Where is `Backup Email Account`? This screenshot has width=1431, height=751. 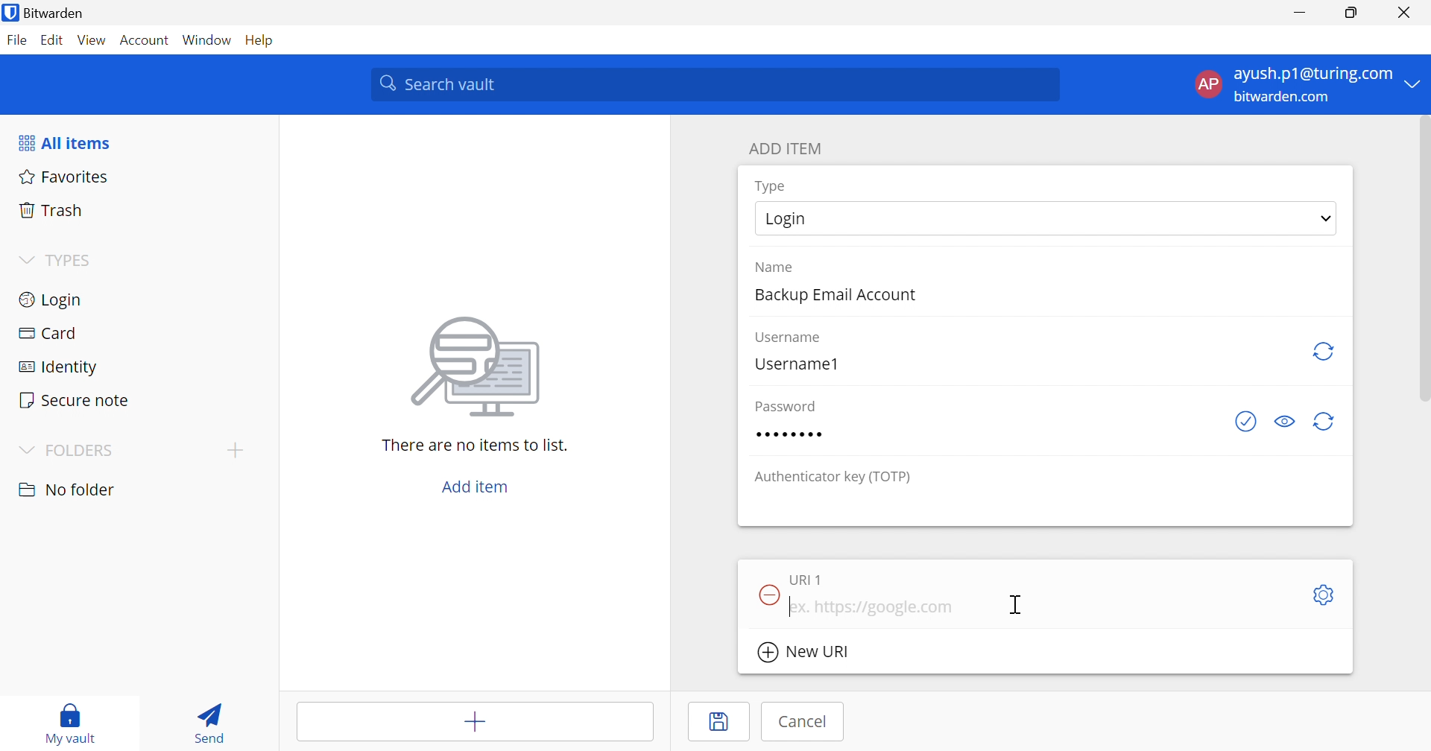 Backup Email Account is located at coordinates (833, 296).